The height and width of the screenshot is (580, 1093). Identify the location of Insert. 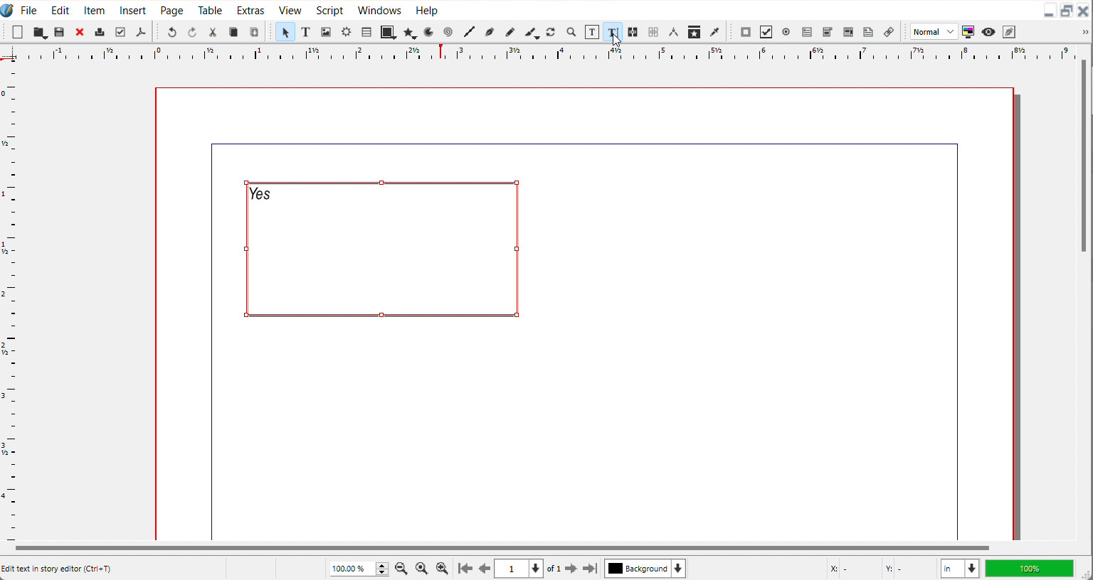
(134, 9).